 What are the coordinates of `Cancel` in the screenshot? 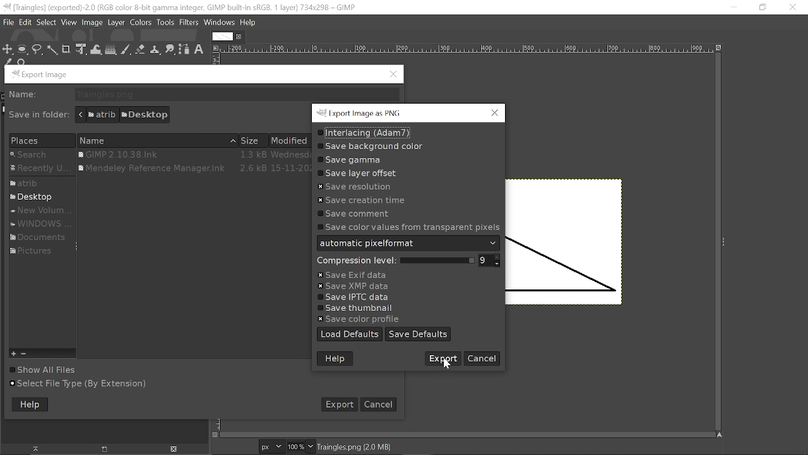 It's located at (482, 358).